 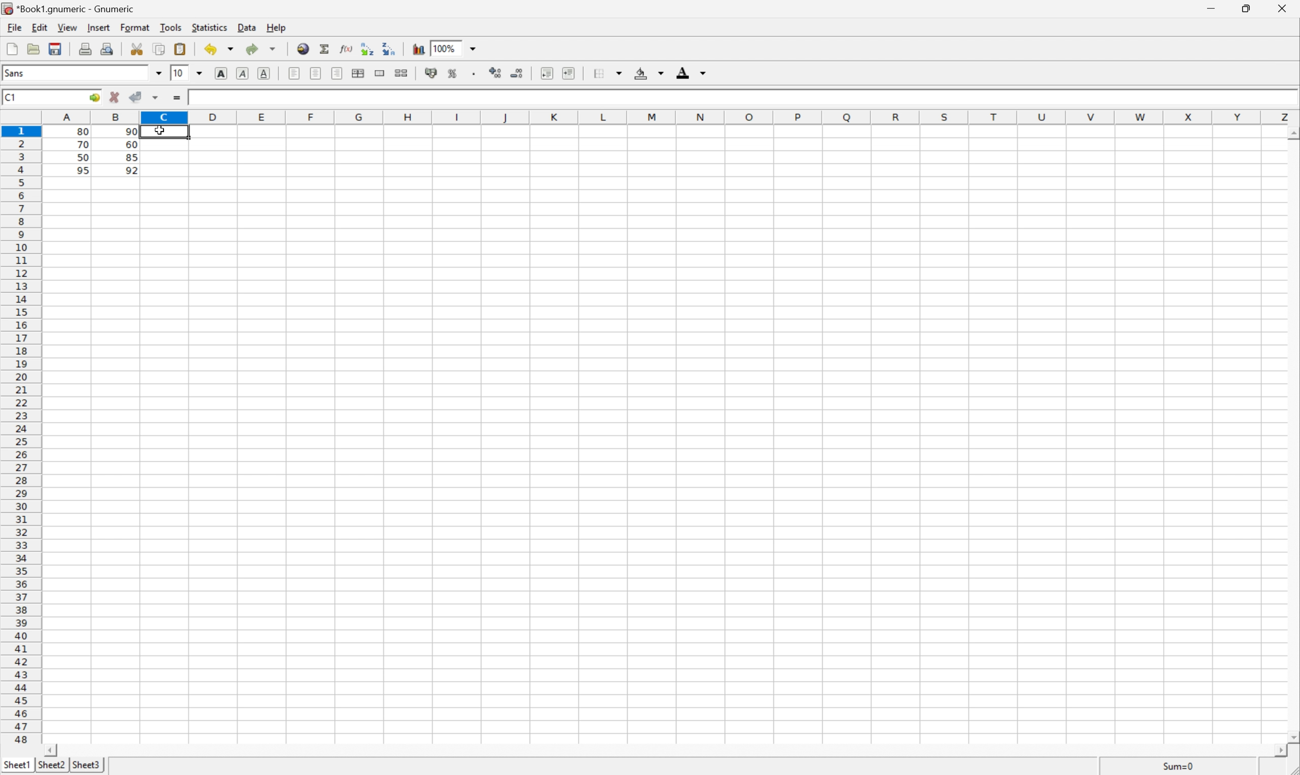 What do you see at coordinates (134, 97) in the screenshot?
I see `Accept changes` at bounding box center [134, 97].